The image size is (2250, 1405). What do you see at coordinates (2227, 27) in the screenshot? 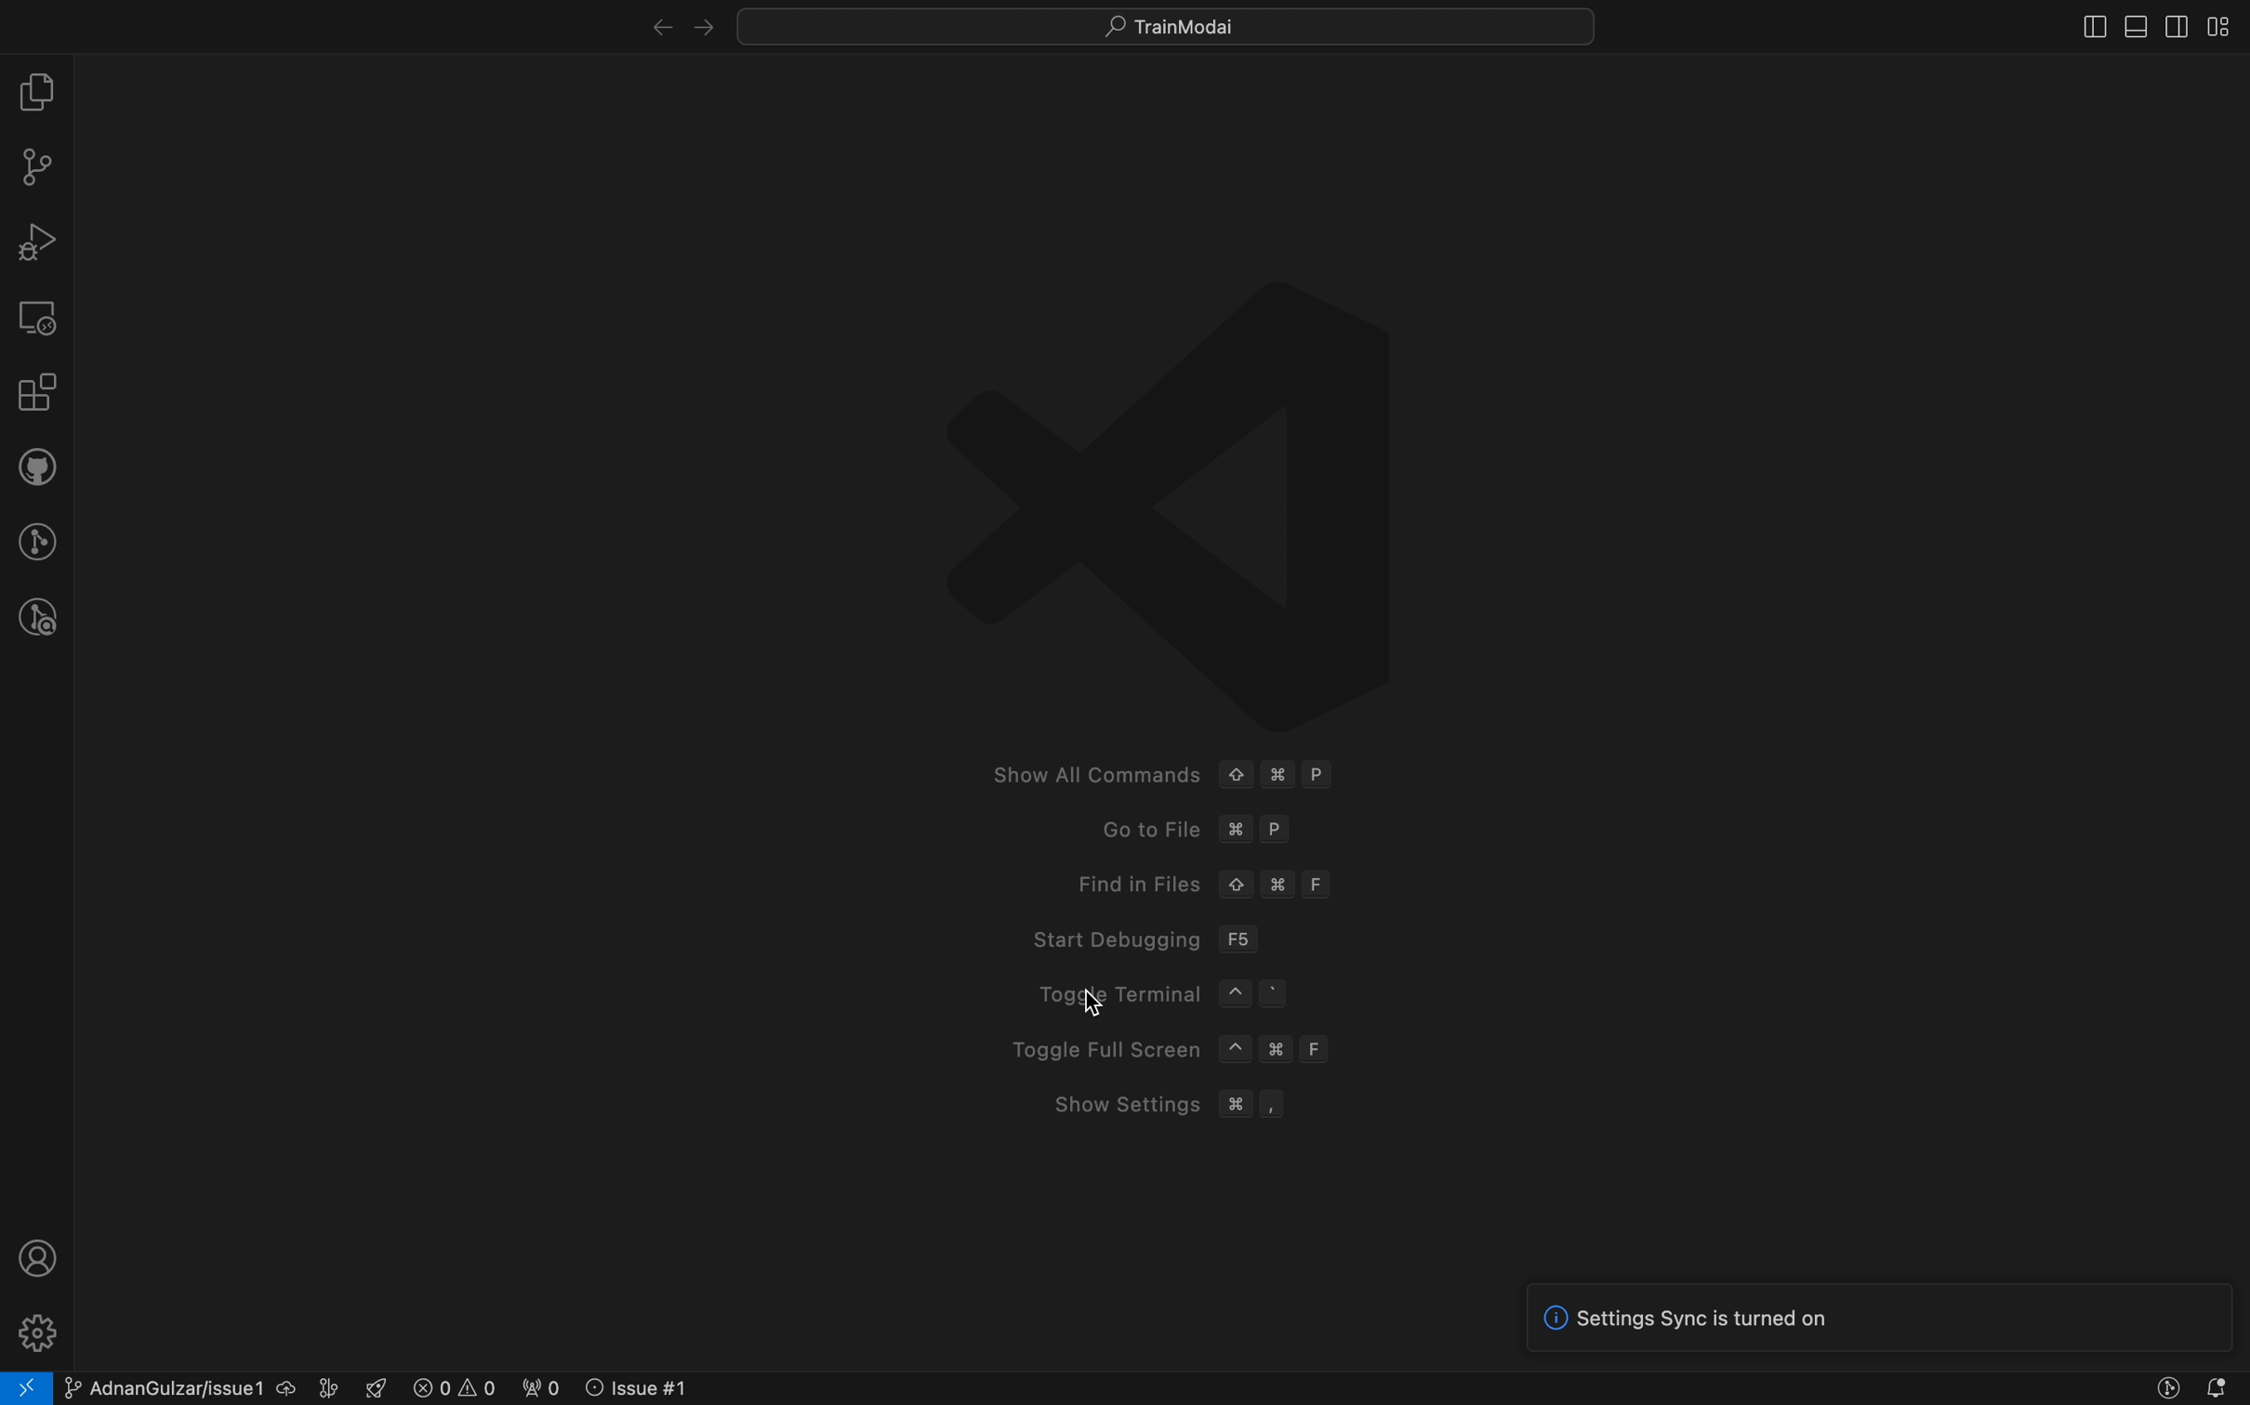
I see `layouts` at bounding box center [2227, 27].